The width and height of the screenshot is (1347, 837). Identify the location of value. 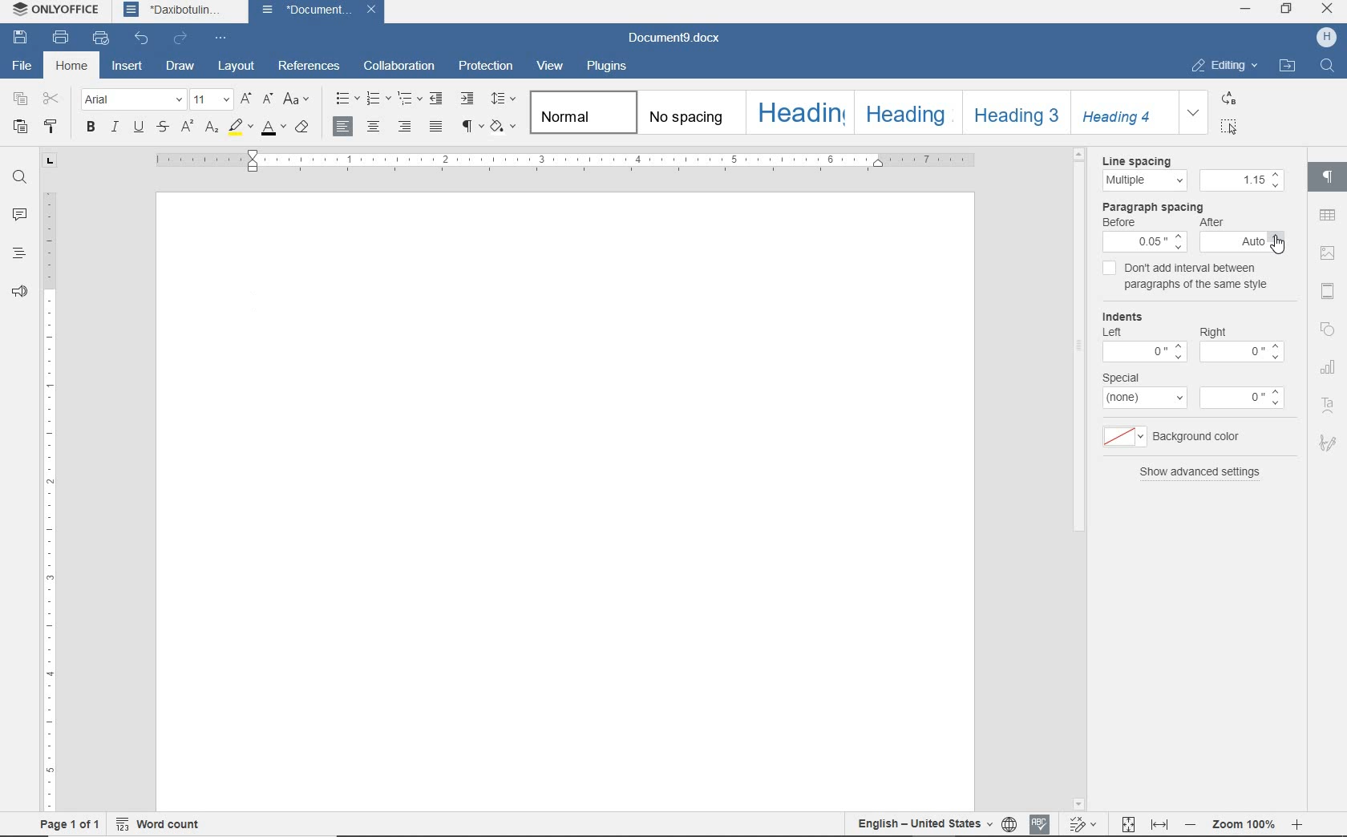
(1144, 352).